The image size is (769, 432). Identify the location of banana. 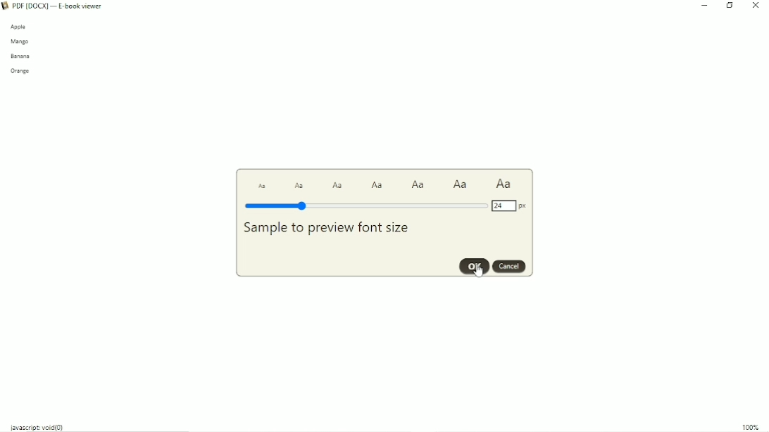
(21, 56).